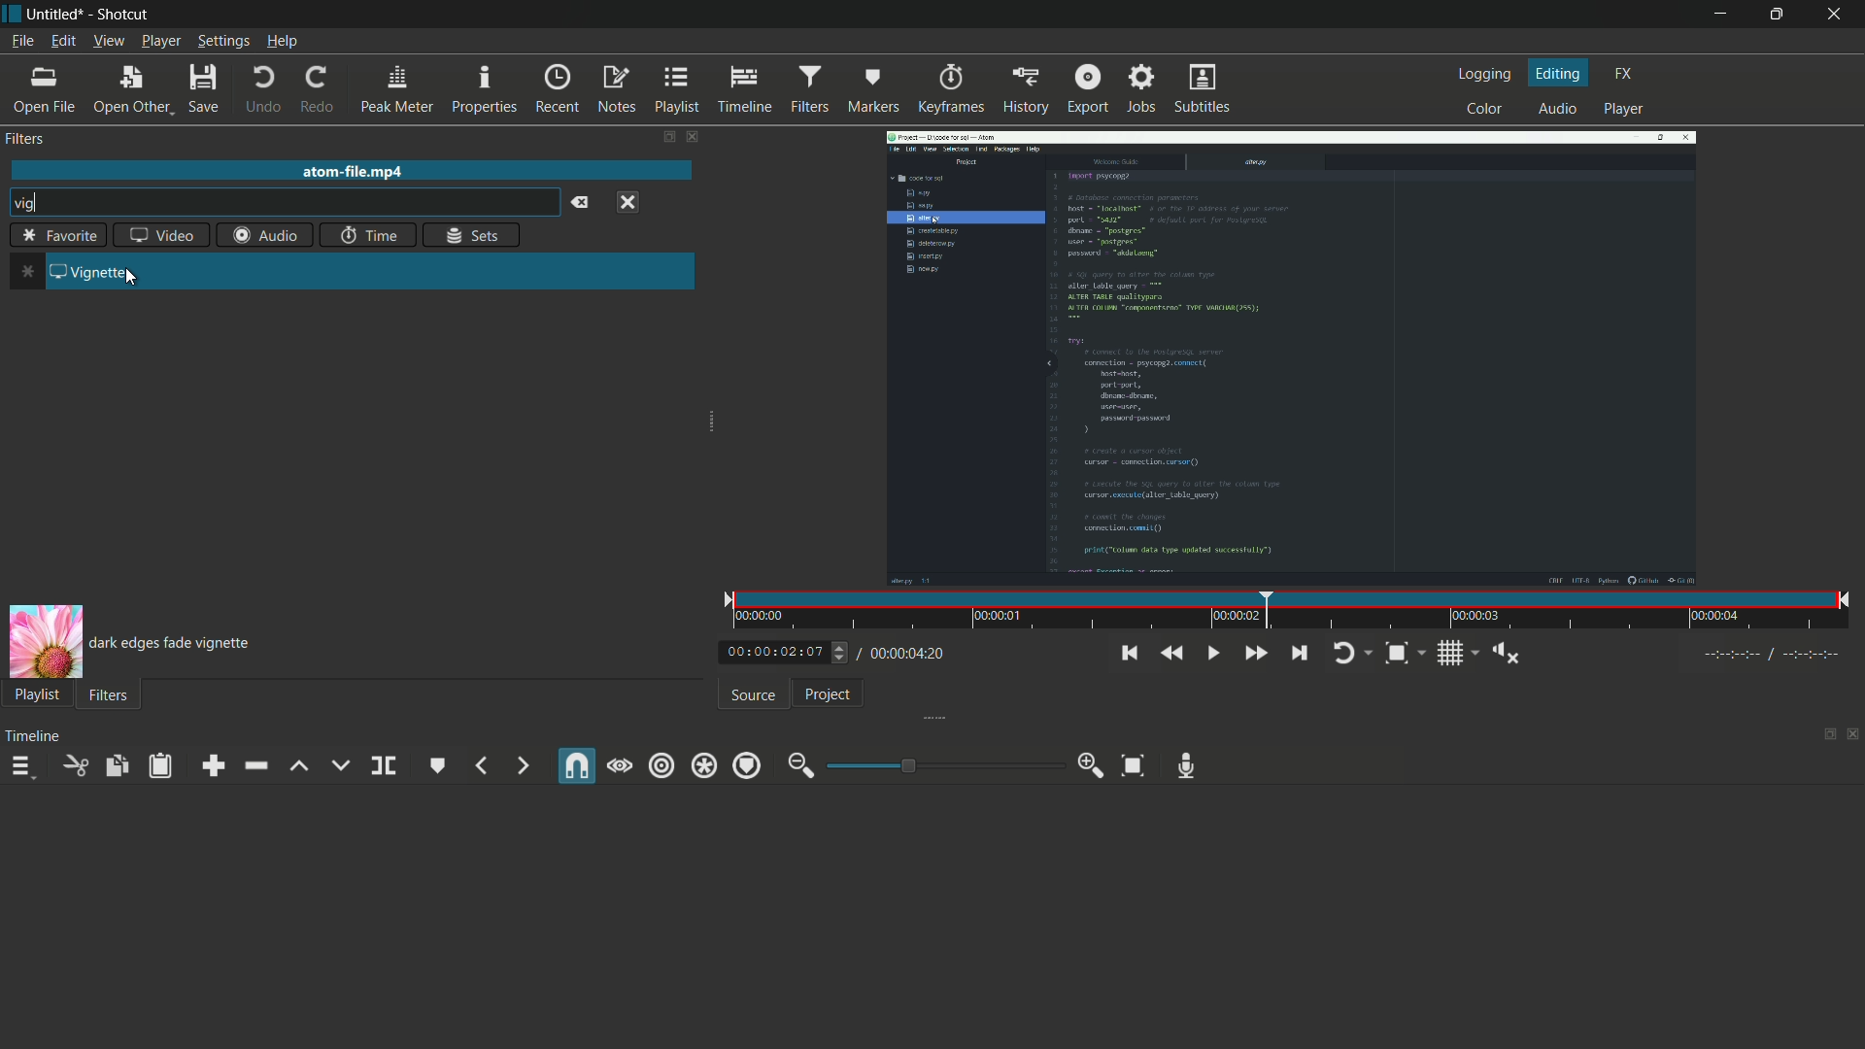 This screenshot has height=1049, width=1865. What do you see at coordinates (952, 90) in the screenshot?
I see `keyframes` at bounding box center [952, 90].